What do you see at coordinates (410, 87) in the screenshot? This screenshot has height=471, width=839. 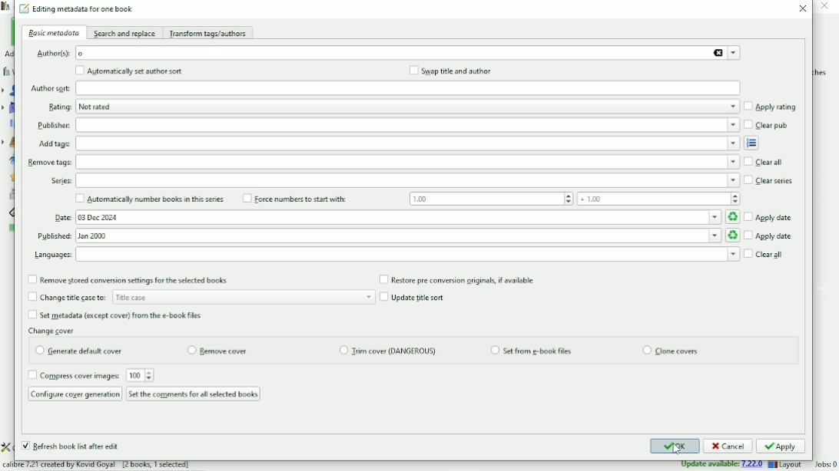 I see `Author sort input` at bounding box center [410, 87].